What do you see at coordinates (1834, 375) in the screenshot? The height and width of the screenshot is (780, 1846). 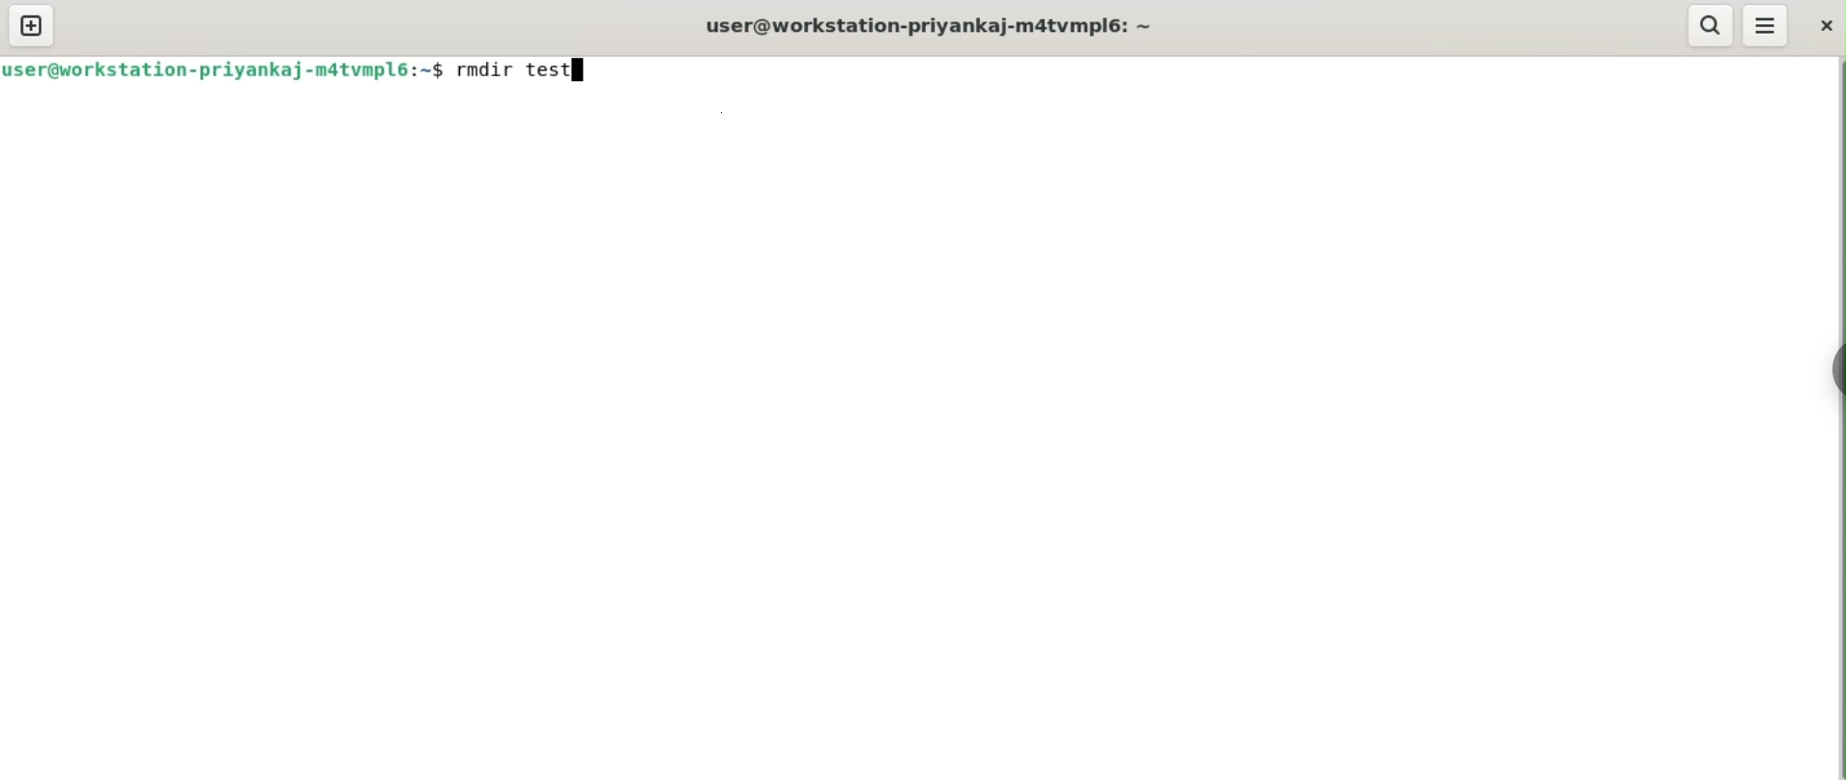 I see `sidebar` at bounding box center [1834, 375].